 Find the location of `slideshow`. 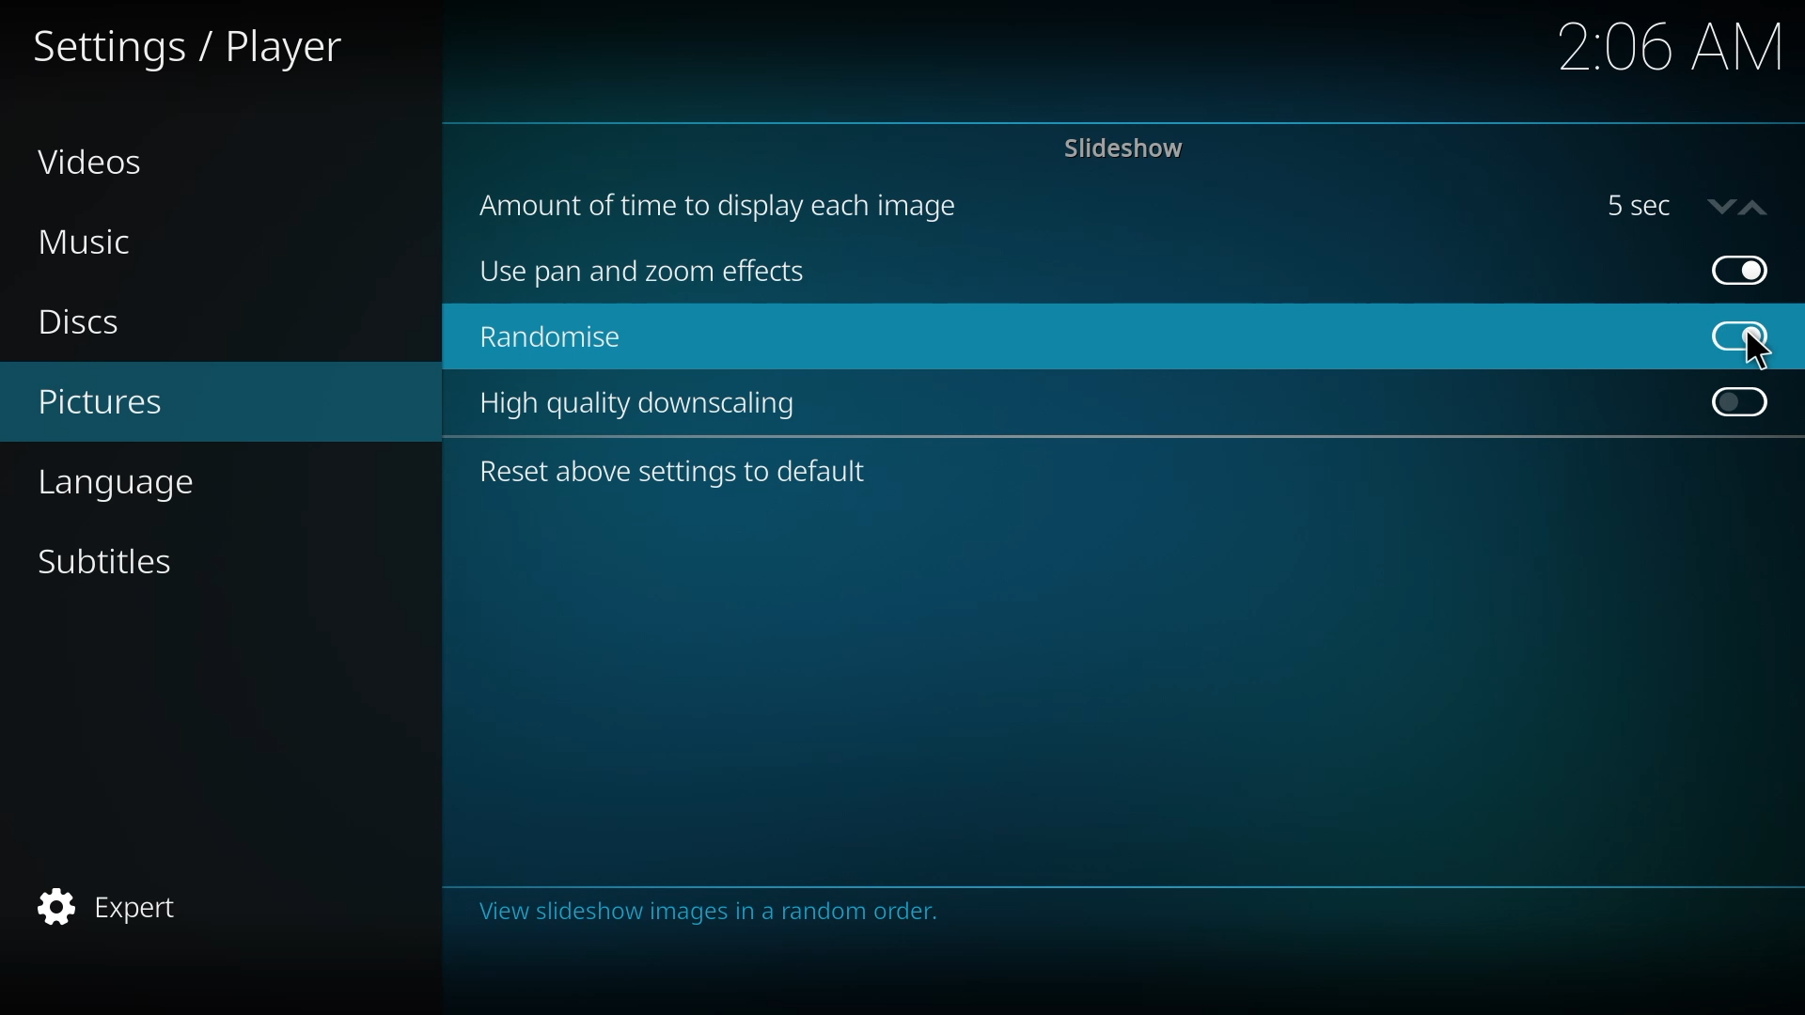

slideshow is located at coordinates (1124, 148).